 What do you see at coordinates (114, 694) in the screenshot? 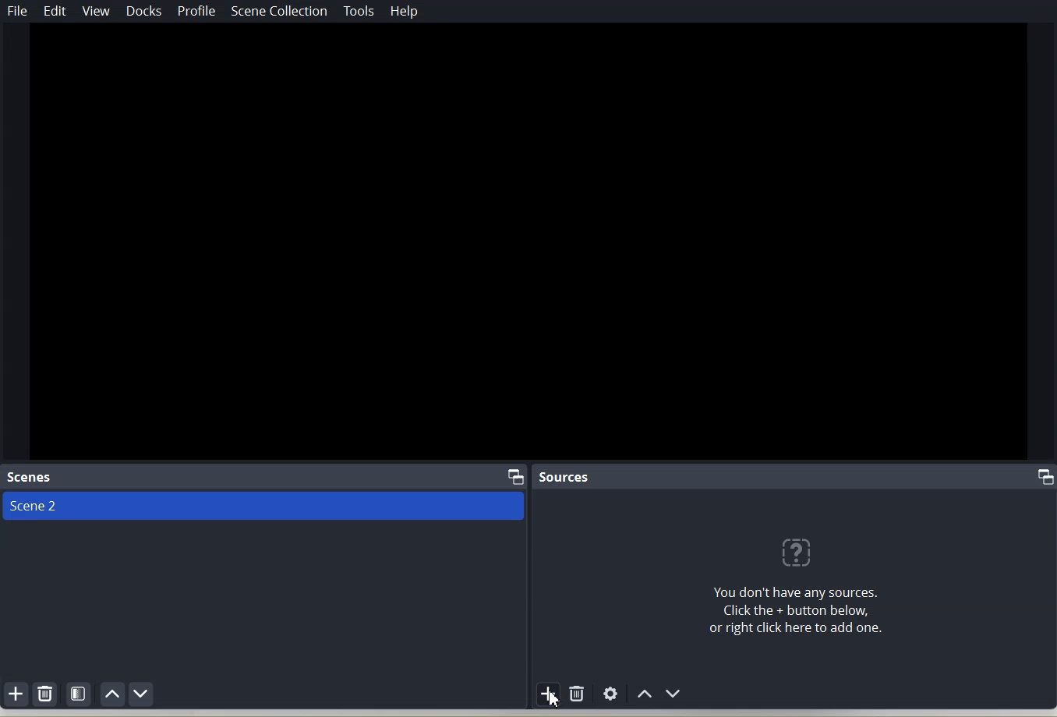
I see `Move scene up` at bounding box center [114, 694].